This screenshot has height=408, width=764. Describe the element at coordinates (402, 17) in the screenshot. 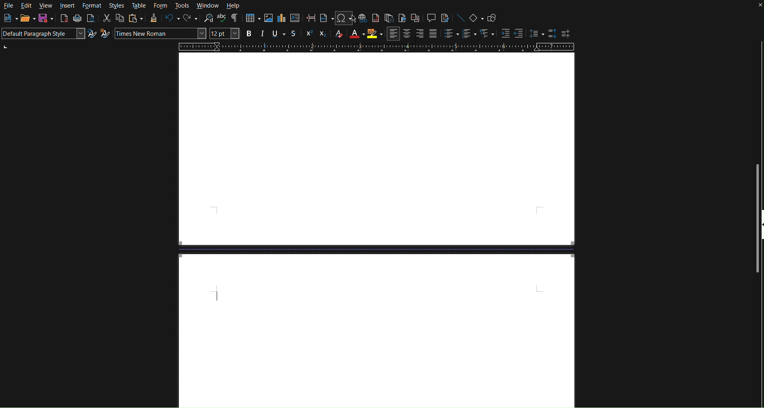

I see `Insert Bookmark` at that location.